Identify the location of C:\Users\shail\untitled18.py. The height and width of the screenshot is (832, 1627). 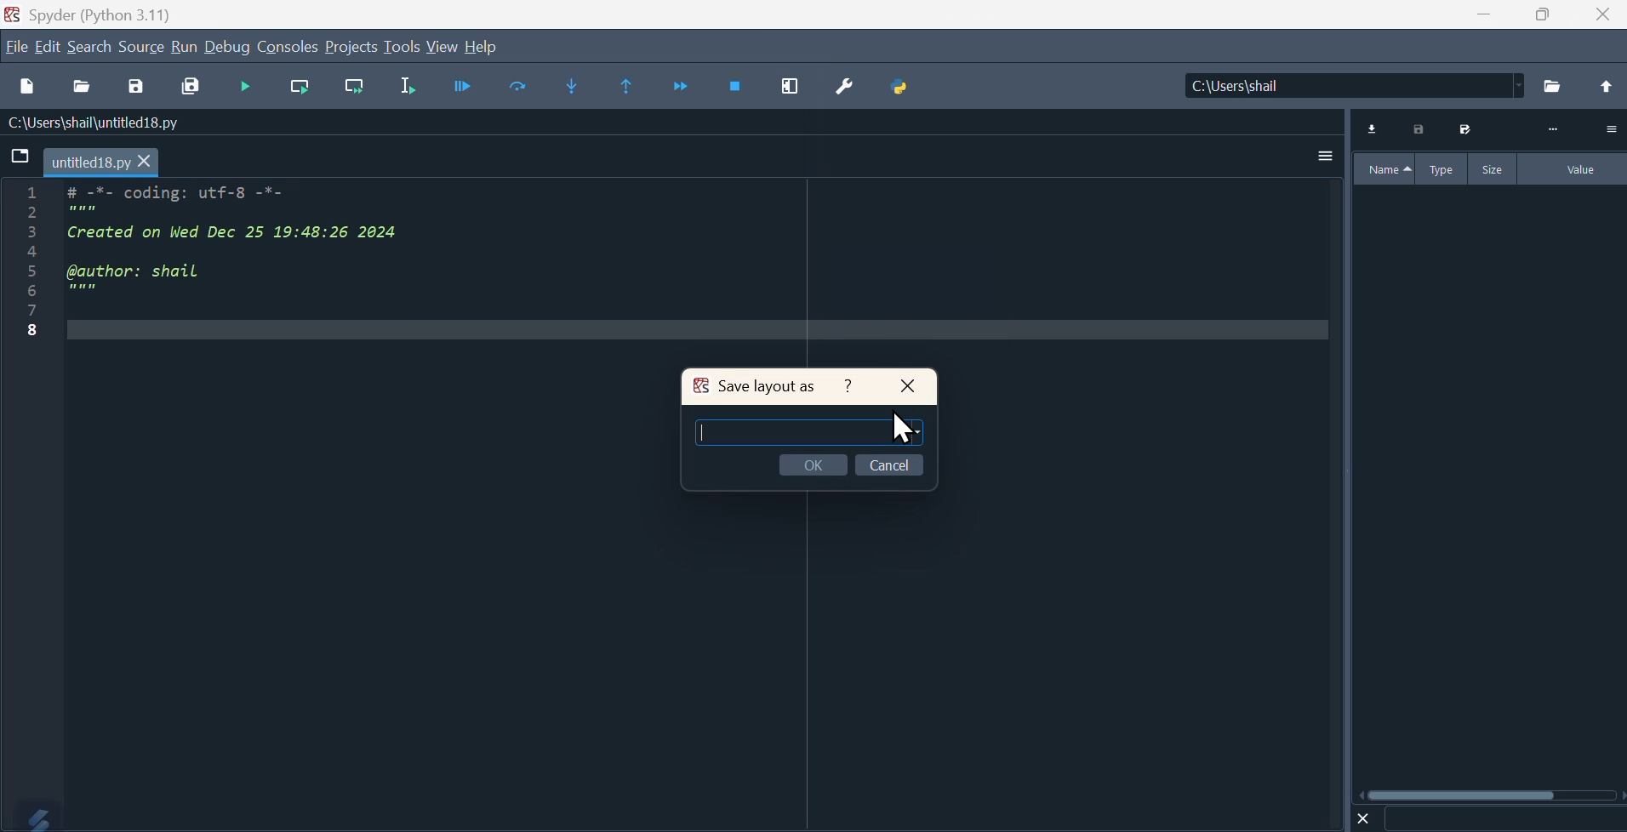
(90, 124).